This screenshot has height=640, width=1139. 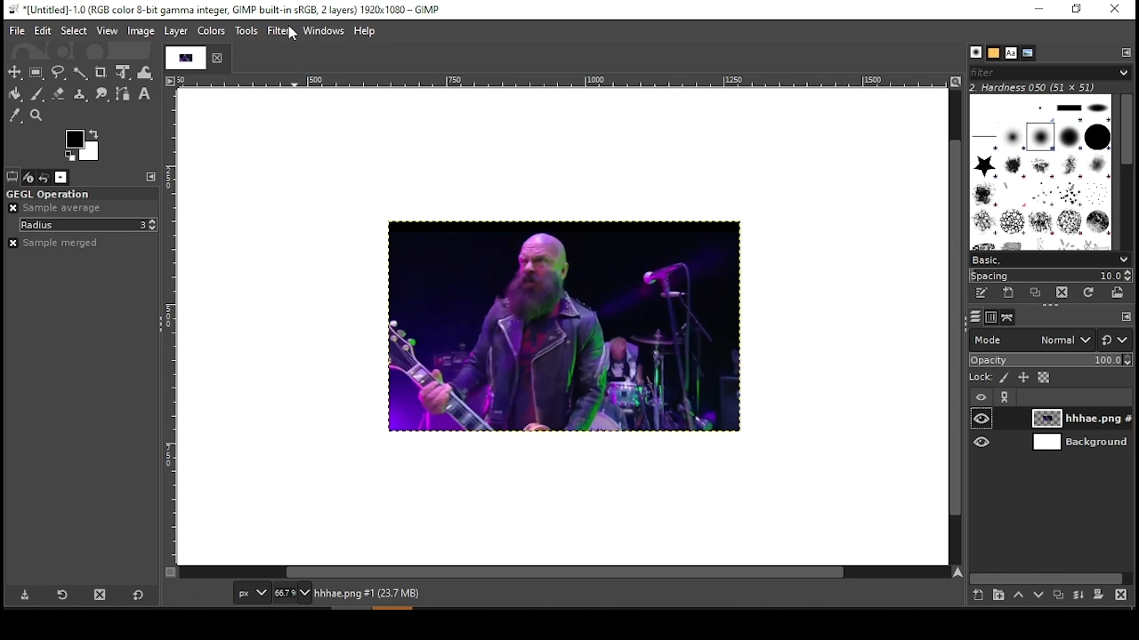 What do you see at coordinates (1061, 596) in the screenshot?
I see `duplicate layer` at bounding box center [1061, 596].